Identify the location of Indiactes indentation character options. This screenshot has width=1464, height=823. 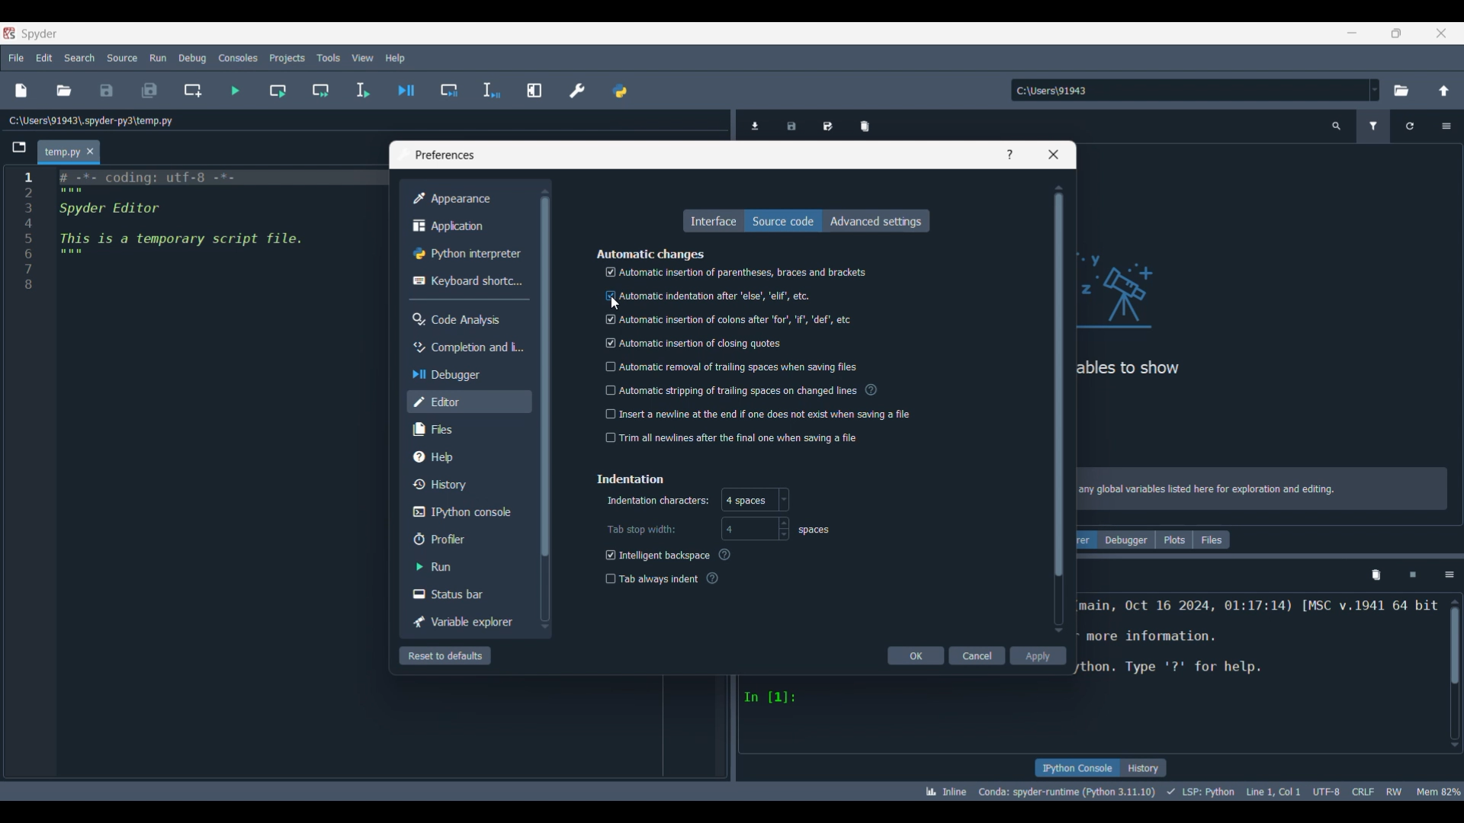
(657, 501).